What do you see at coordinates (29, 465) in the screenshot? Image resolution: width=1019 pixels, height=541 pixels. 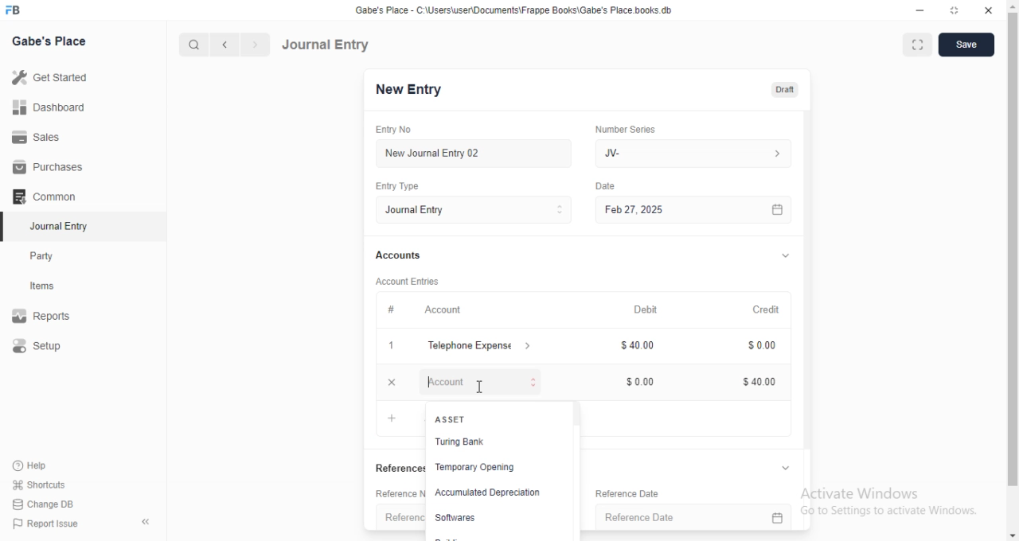 I see `Help` at bounding box center [29, 465].